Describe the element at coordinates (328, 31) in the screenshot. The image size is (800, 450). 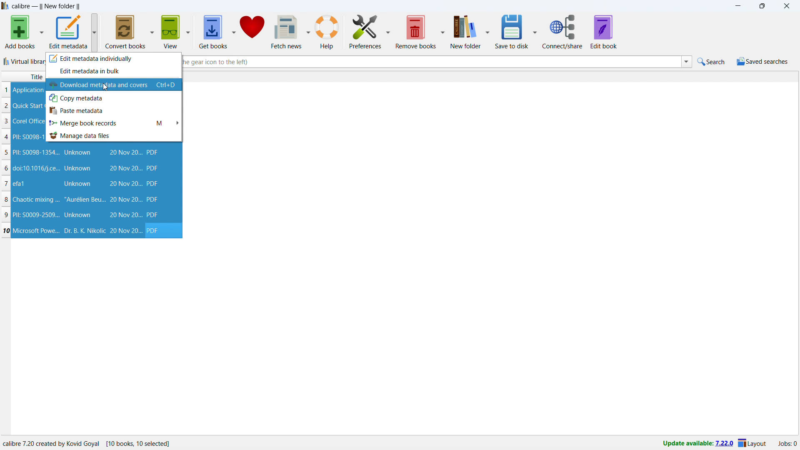
I see `help` at that location.